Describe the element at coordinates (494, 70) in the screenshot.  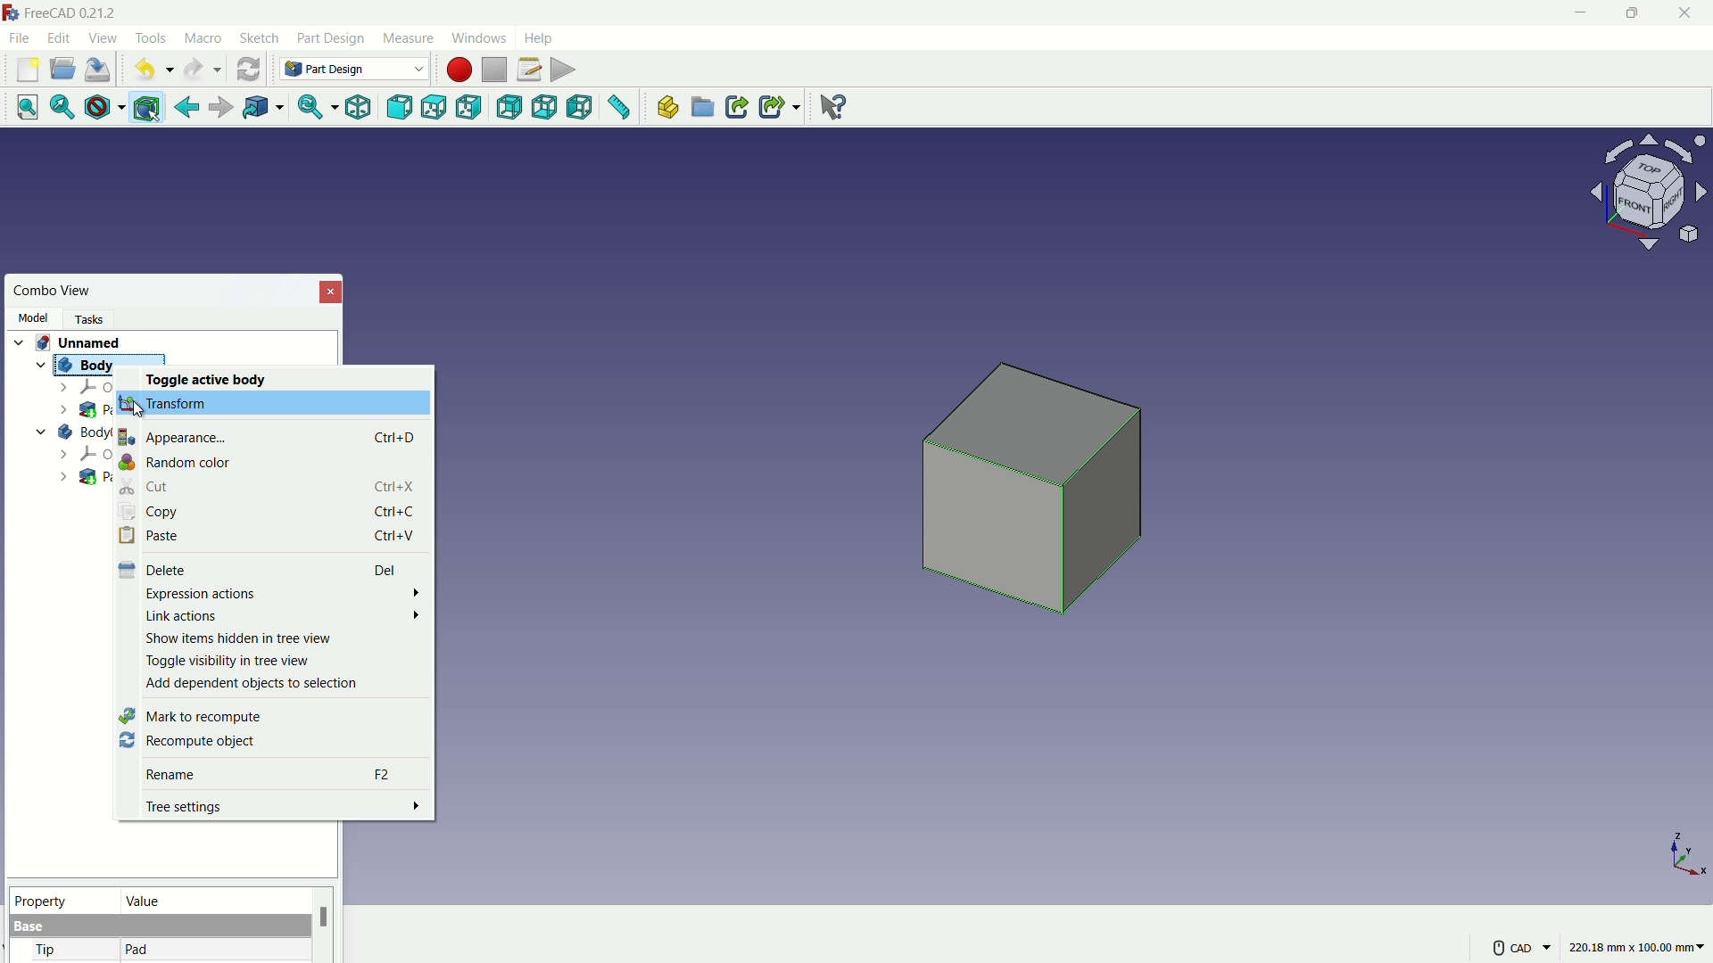
I see `stop macros` at that location.